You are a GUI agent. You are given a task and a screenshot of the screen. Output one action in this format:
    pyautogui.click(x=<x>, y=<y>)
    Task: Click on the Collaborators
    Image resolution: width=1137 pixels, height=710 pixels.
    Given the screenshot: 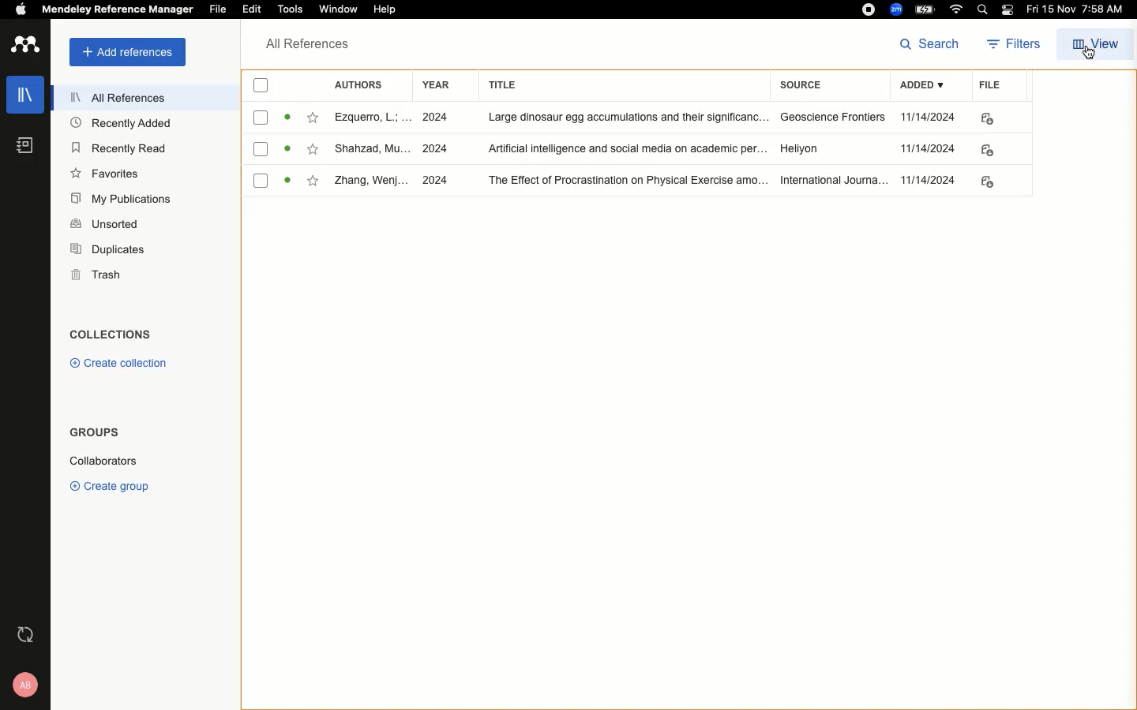 What is the action you would take?
    pyautogui.click(x=113, y=460)
    